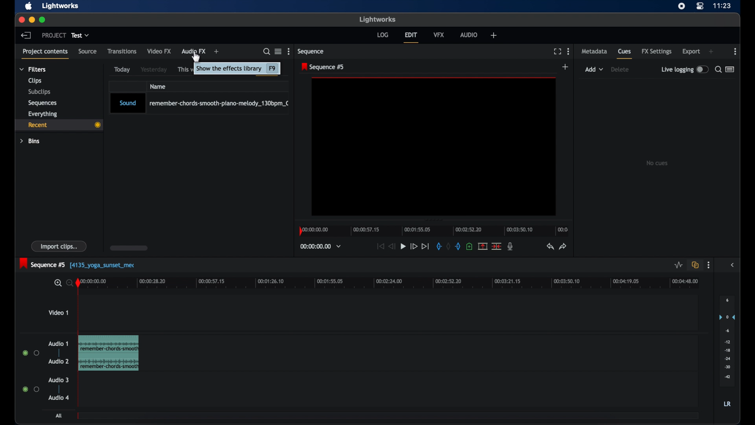 The height and width of the screenshot is (425, 755). I want to click on cut, so click(496, 246).